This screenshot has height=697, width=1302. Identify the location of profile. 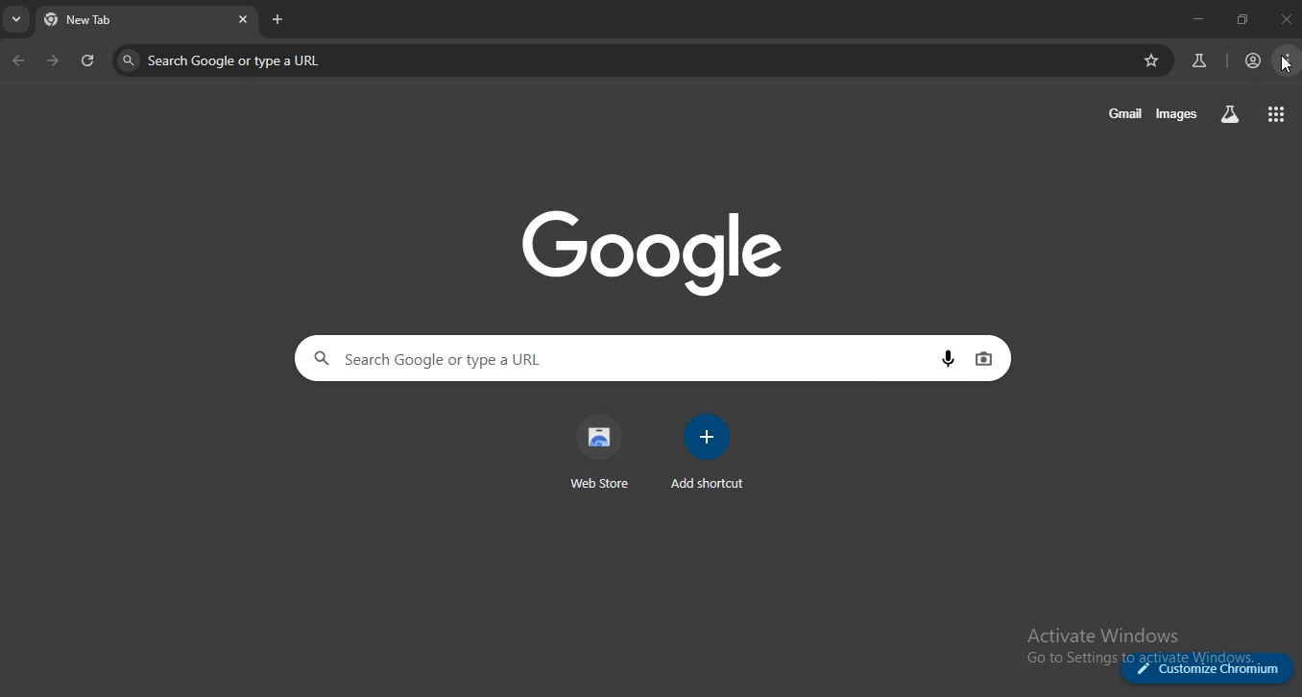
(1253, 61).